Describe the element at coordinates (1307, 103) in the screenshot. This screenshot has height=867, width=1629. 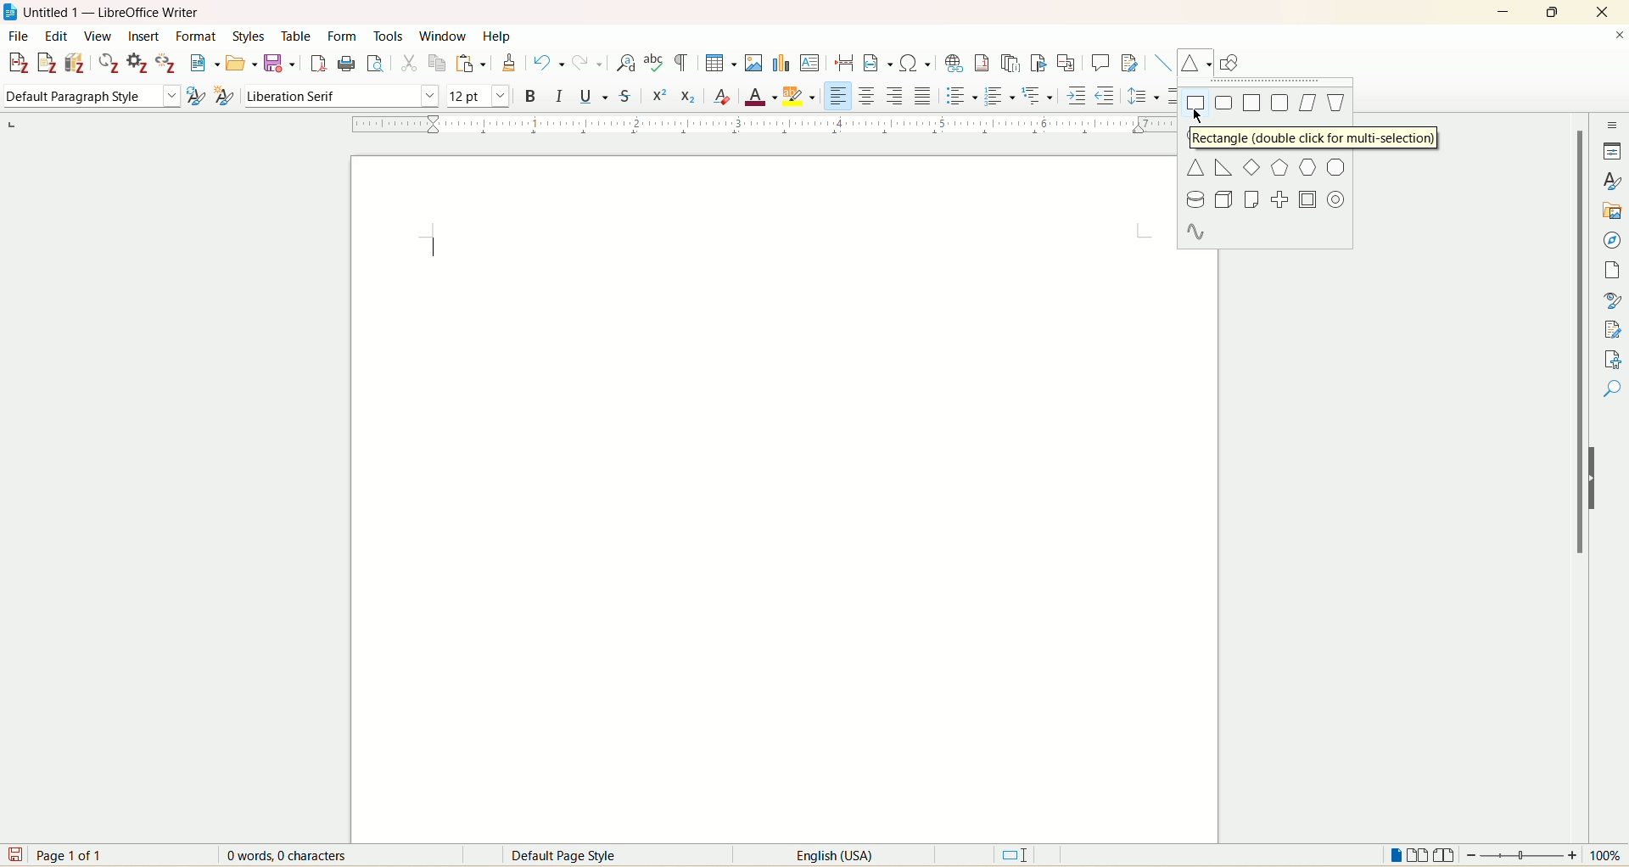
I see `parallelogram` at that location.